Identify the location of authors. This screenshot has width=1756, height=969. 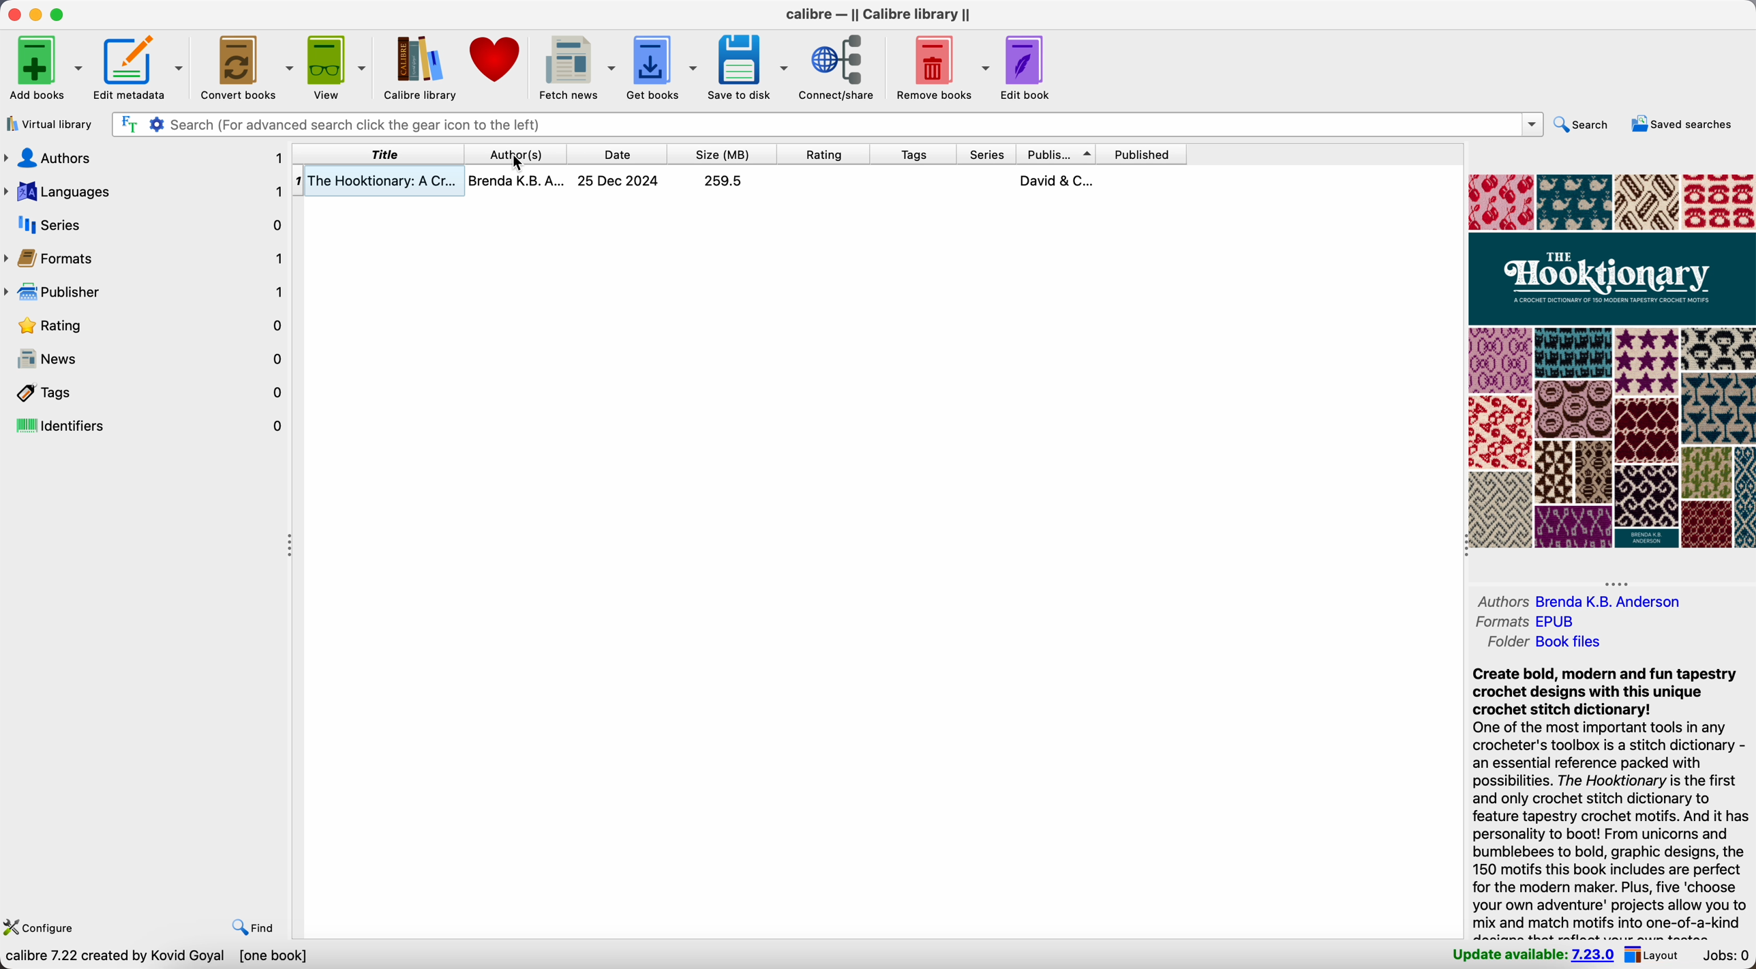
(1583, 601).